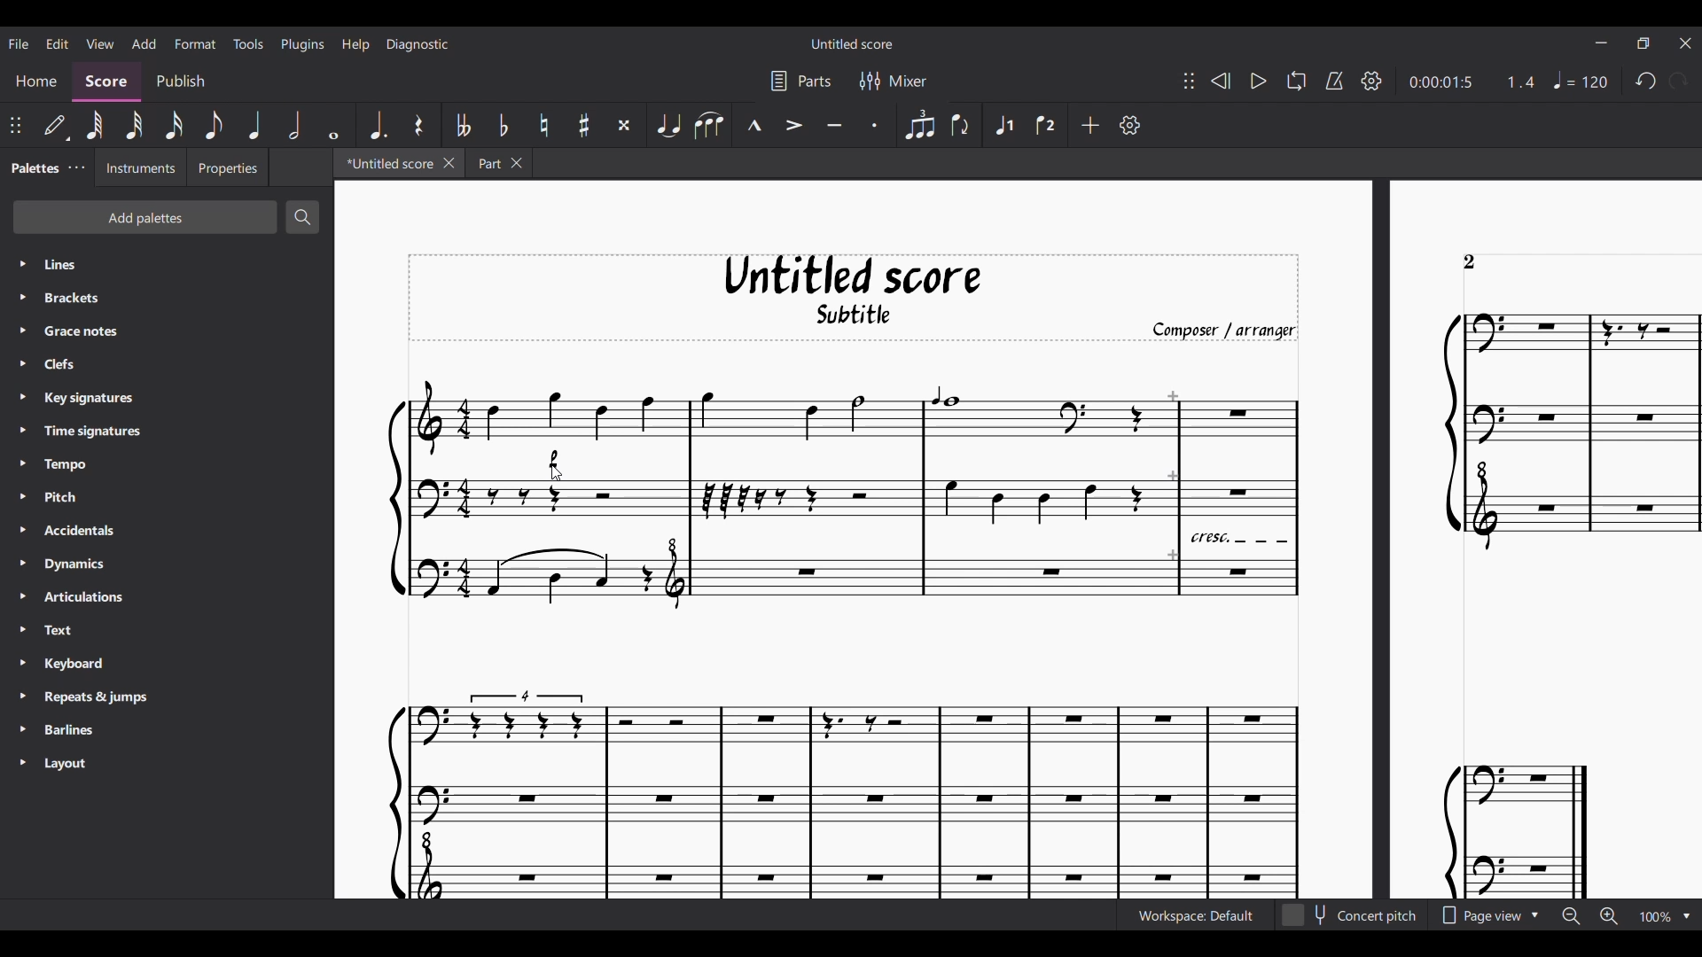 This screenshot has width=1702, height=957. I want to click on Whole note, so click(333, 124).